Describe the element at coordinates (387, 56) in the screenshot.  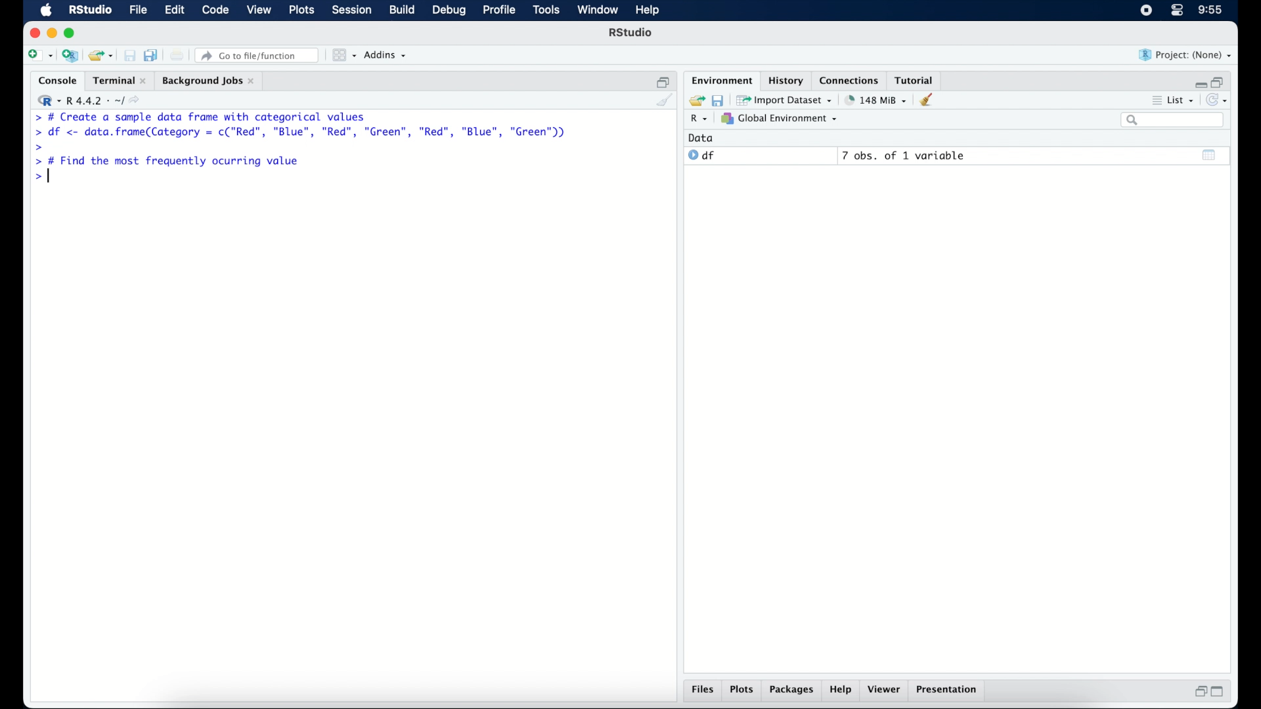
I see `addins` at that location.